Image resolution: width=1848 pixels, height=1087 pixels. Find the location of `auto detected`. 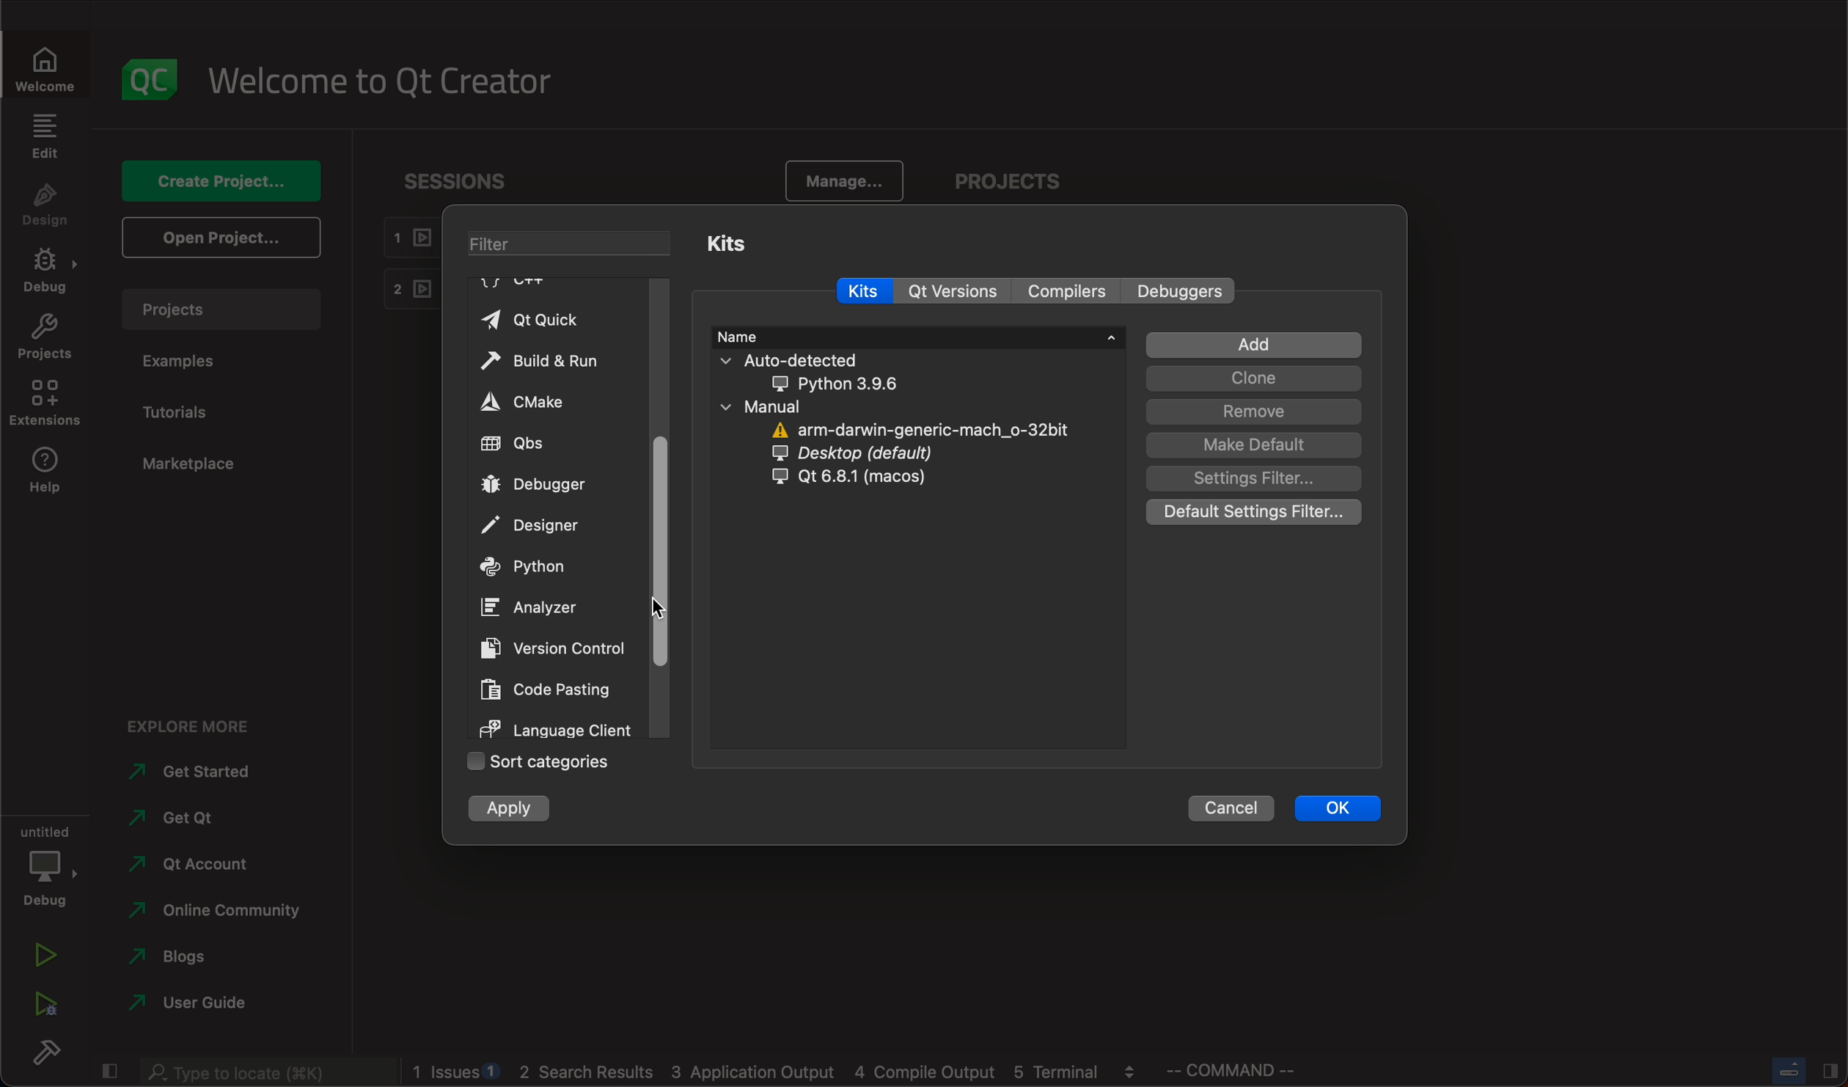

auto detected is located at coordinates (840, 372).